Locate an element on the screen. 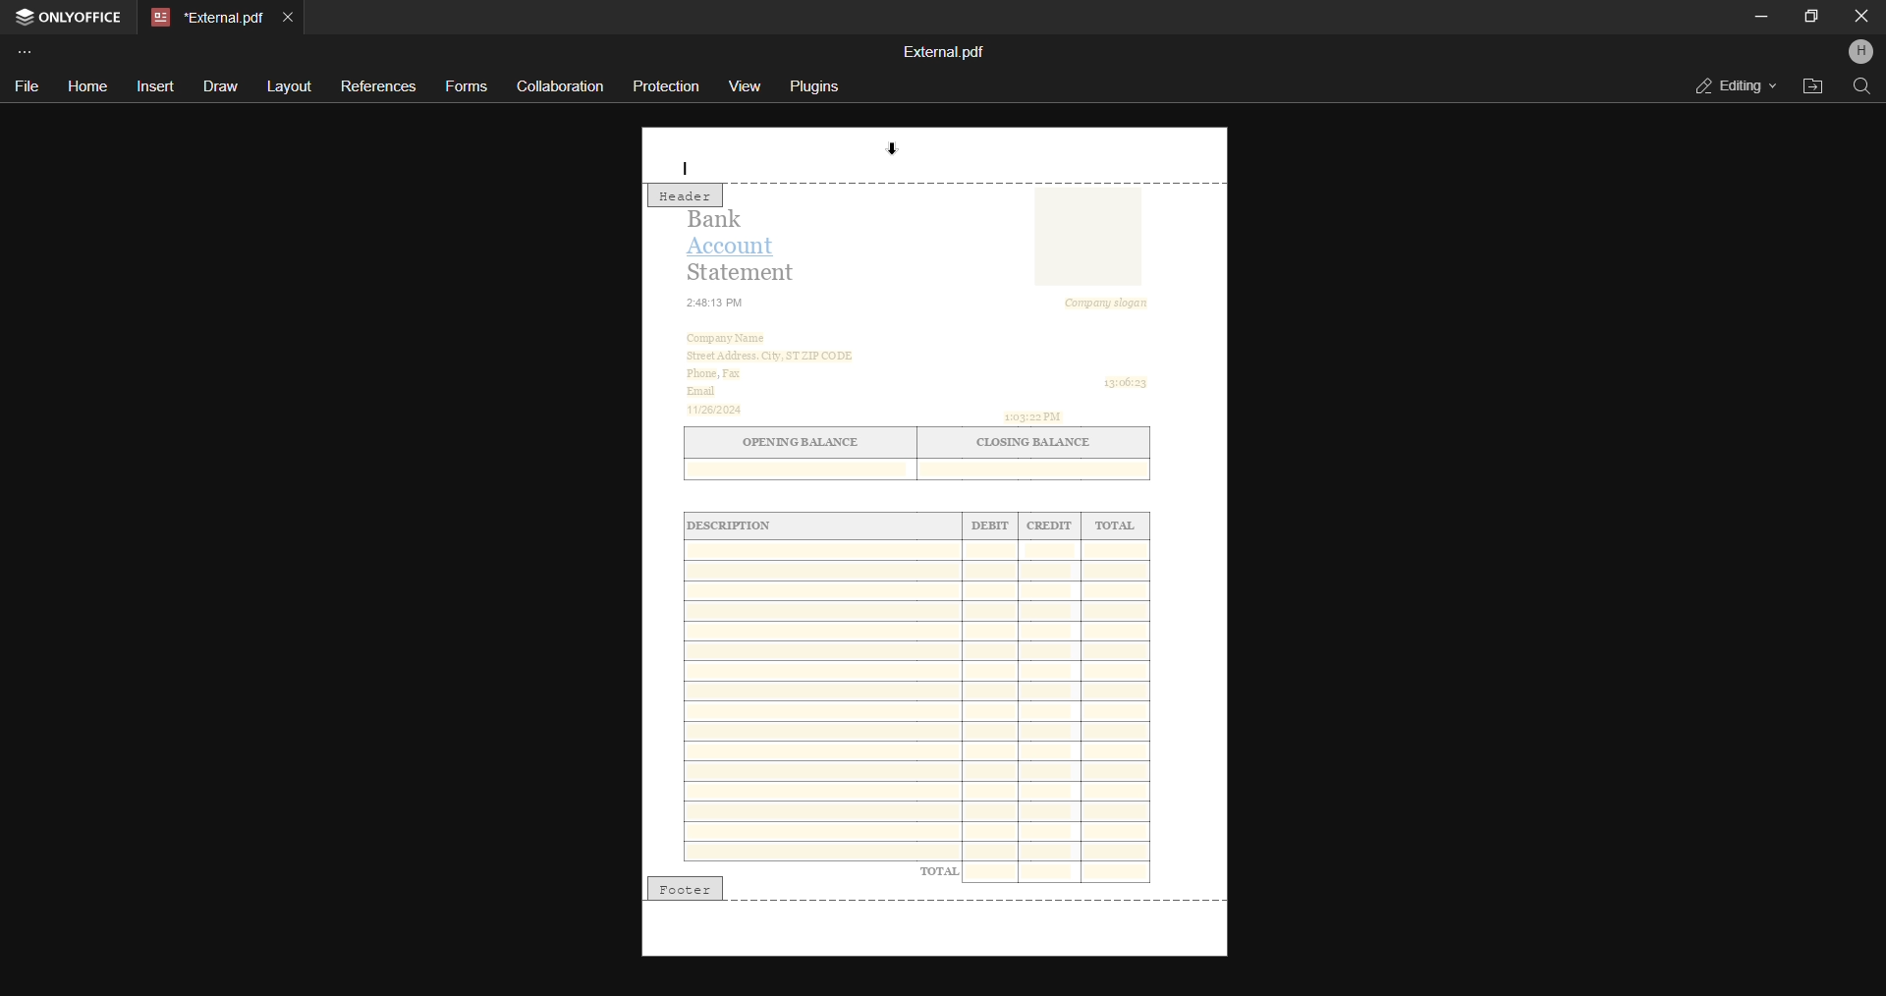 The image size is (1886, 996). collaboration is located at coordinates (560, 84).